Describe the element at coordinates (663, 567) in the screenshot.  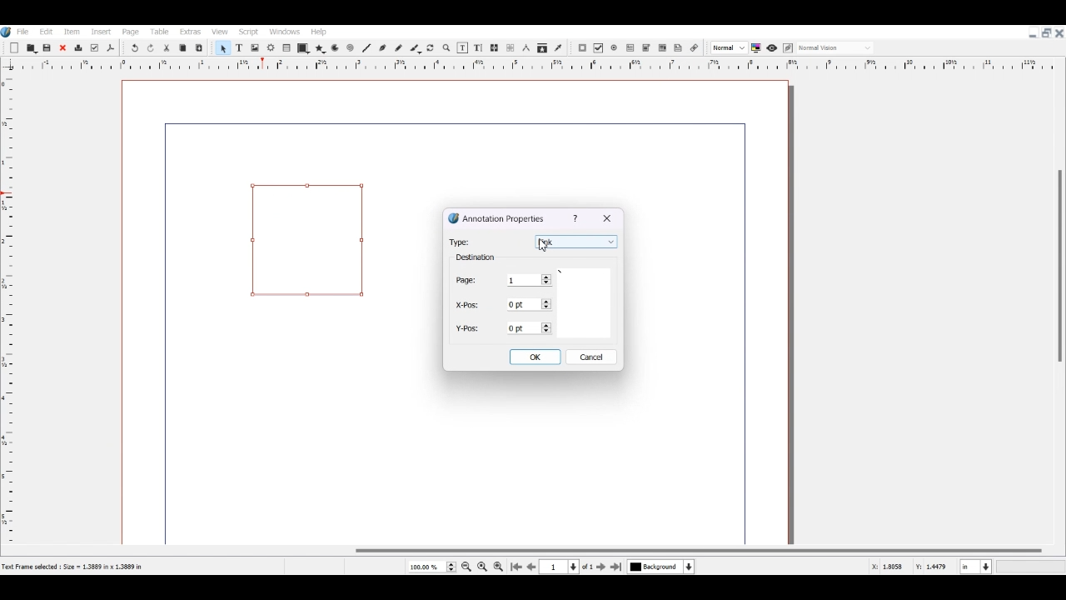
I see `Select current Layer` at that location.